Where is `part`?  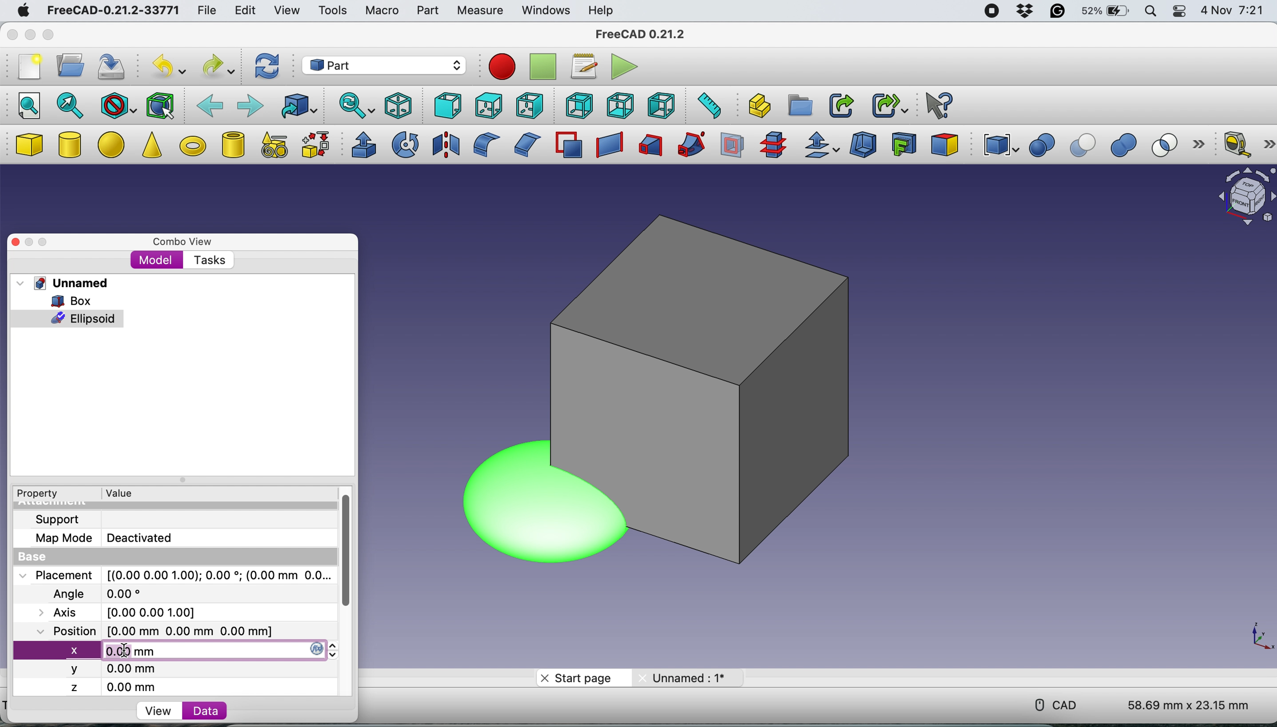
part is located at coordinates (427, 12).